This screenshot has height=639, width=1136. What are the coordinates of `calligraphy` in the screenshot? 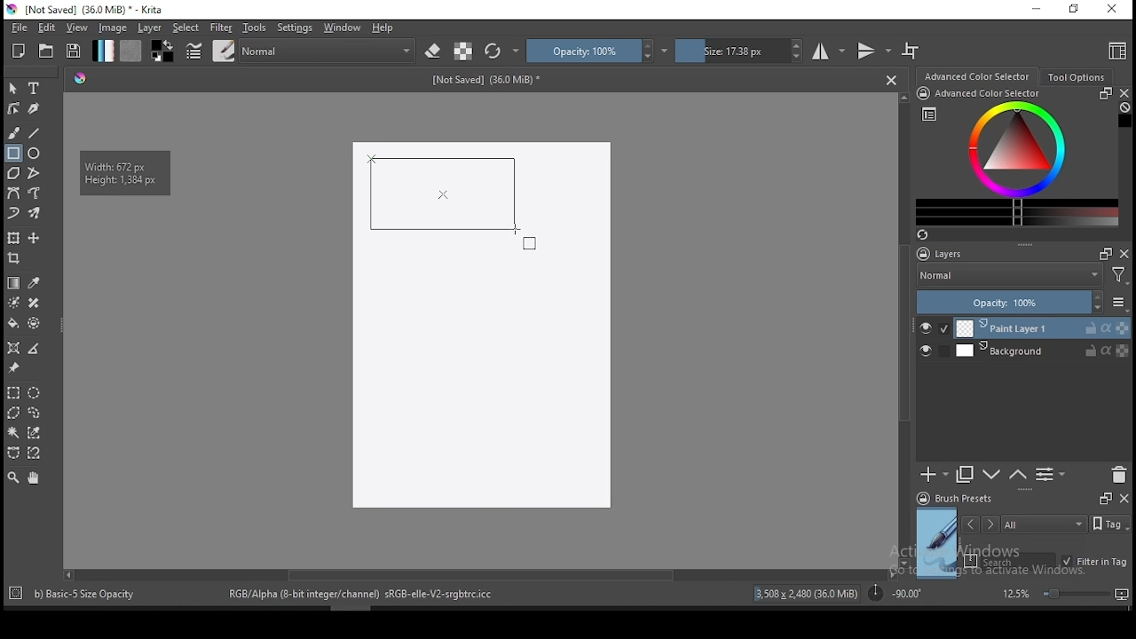 It's located at (35, 107).